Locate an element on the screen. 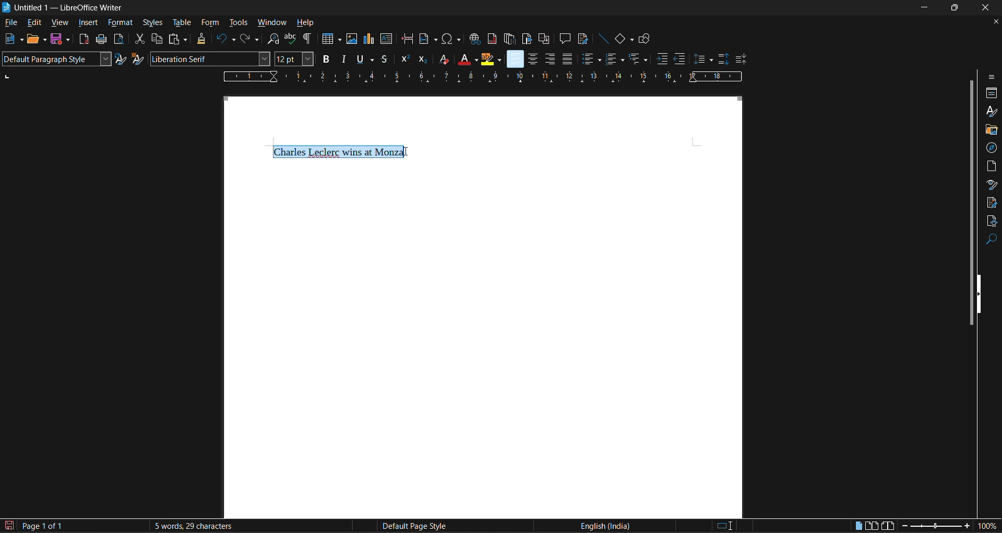  window is located at coordinates (270, 22).